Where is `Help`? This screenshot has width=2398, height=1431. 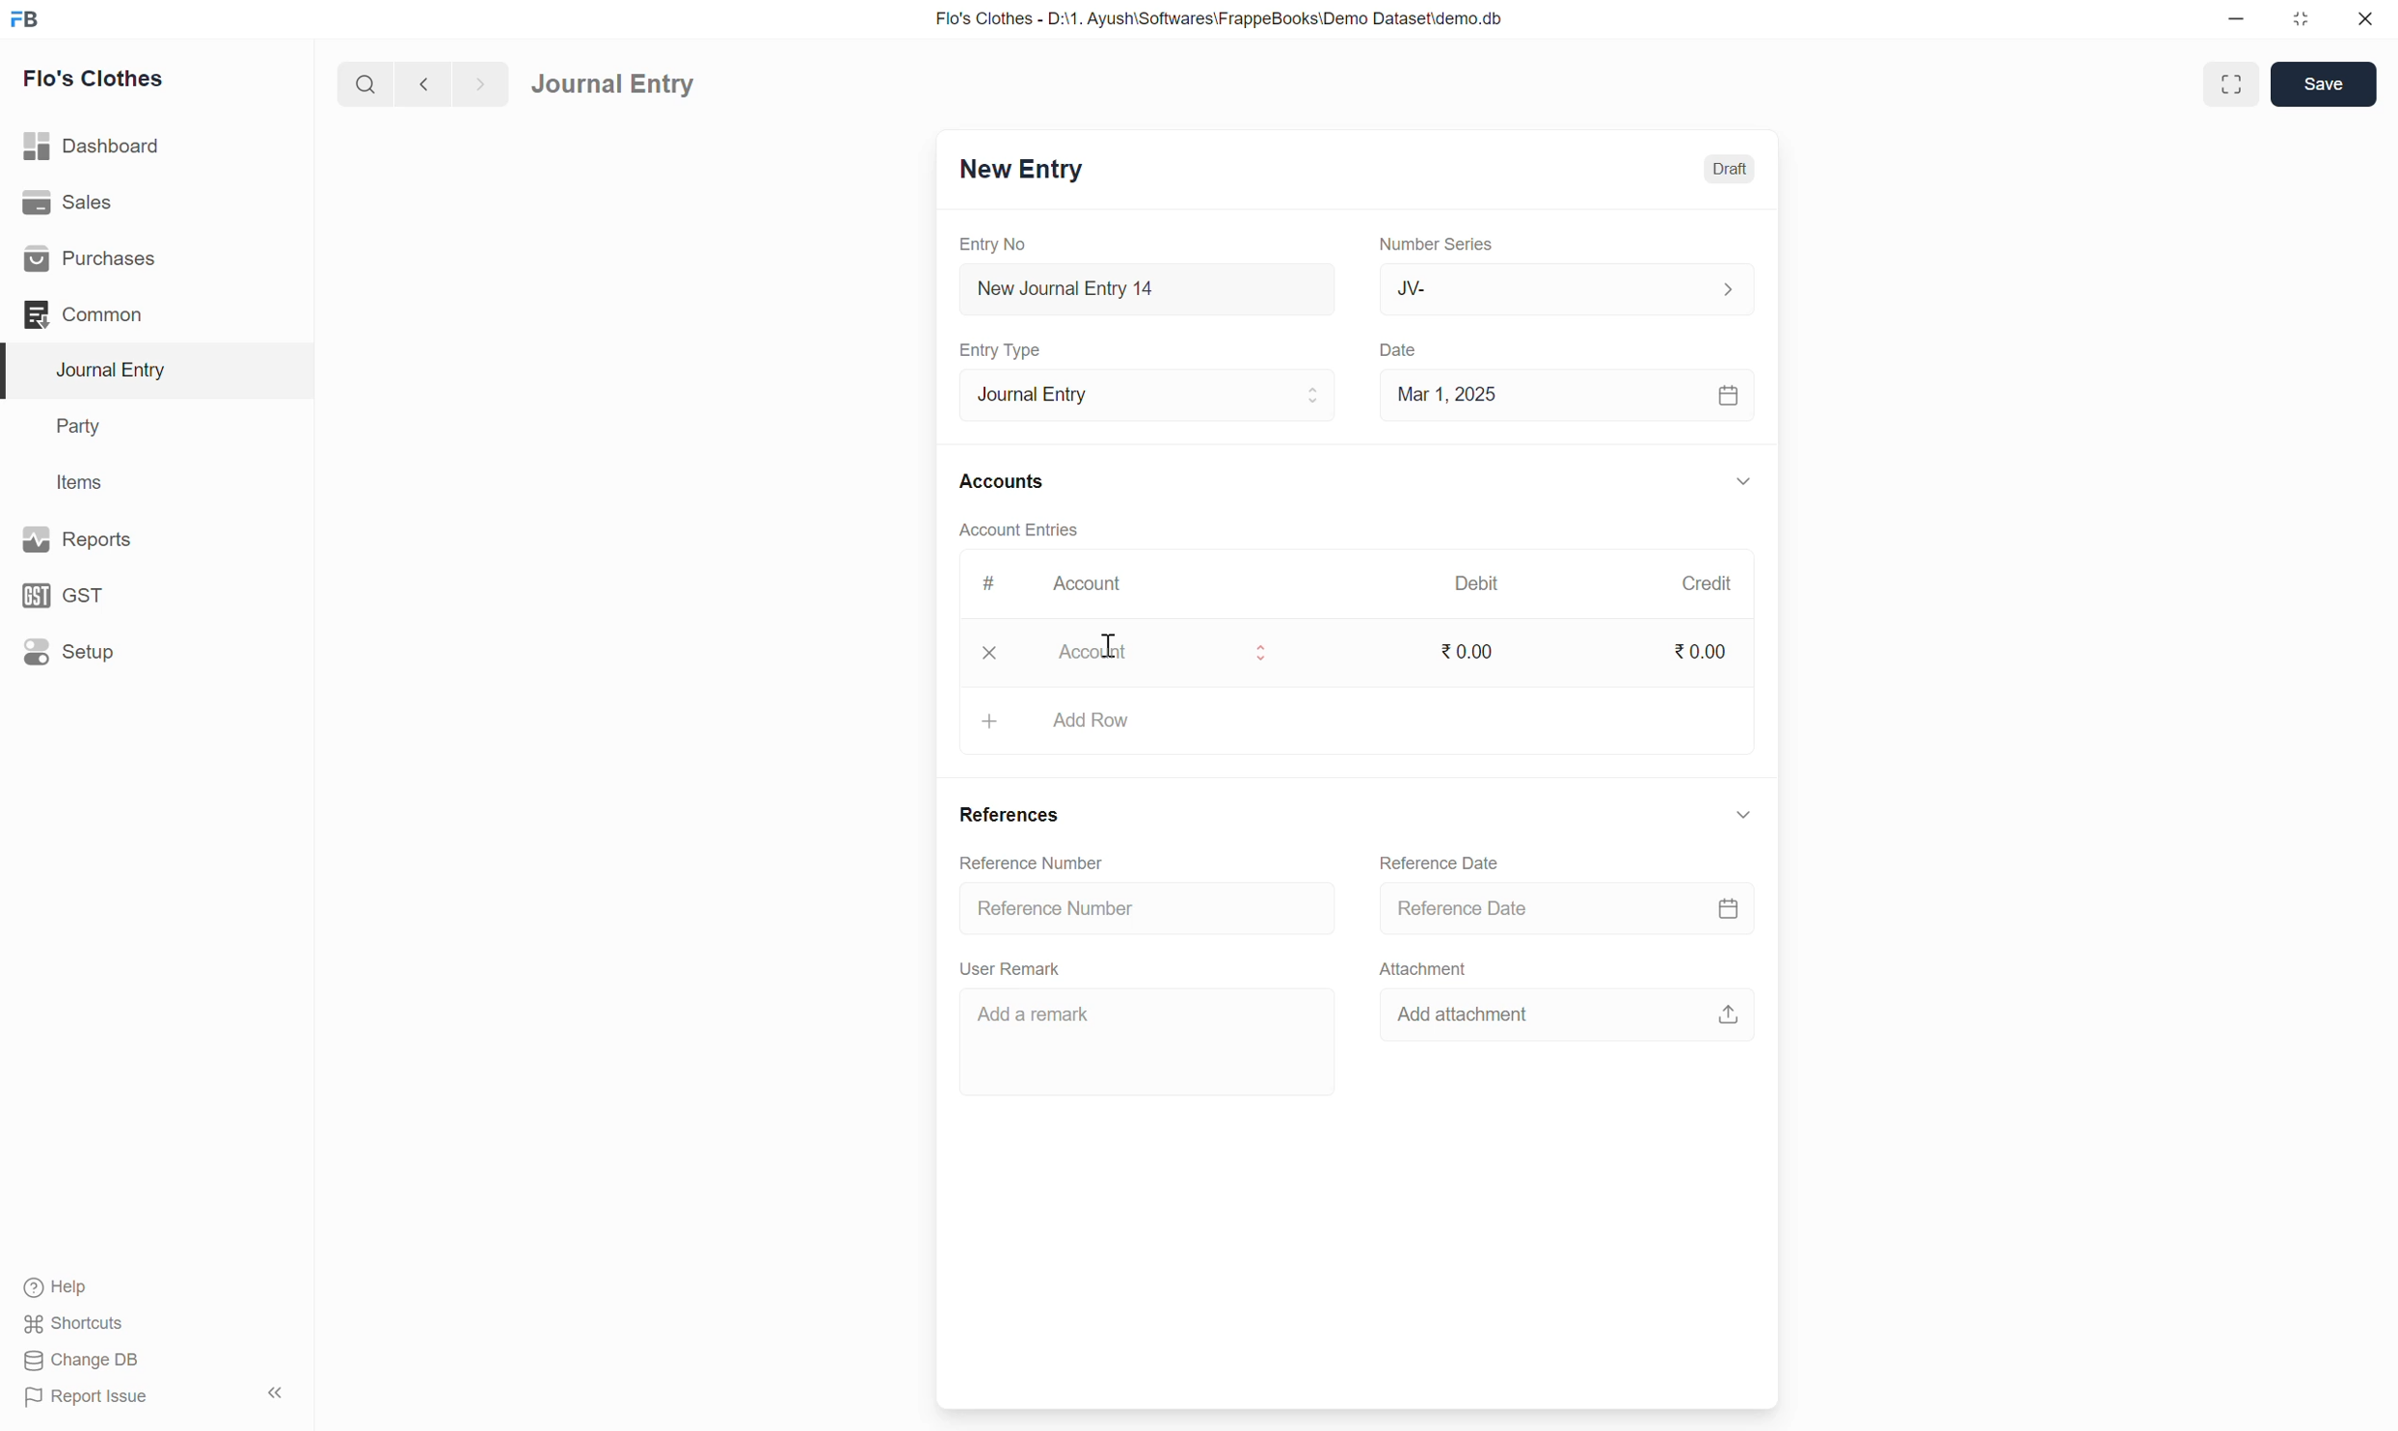 Help is located at coordinates (61, 1288).